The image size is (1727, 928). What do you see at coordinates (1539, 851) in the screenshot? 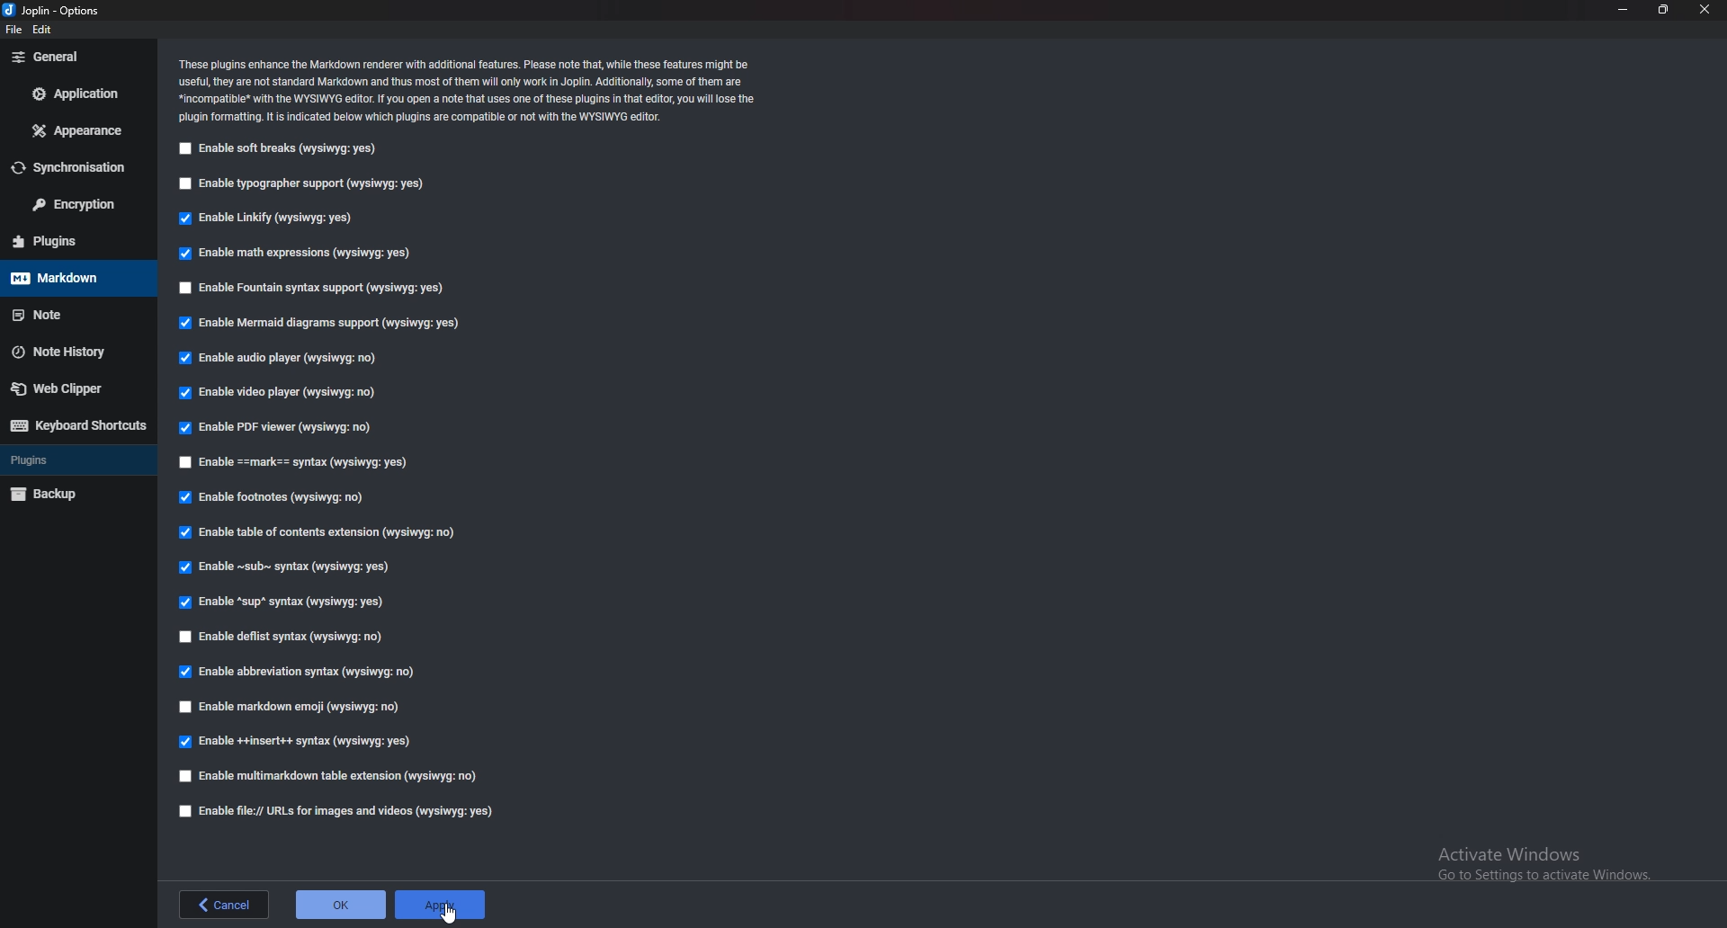
I see `Activate Windows
Go to Settings to activate Windows.` at bounding box center [1539, 851].